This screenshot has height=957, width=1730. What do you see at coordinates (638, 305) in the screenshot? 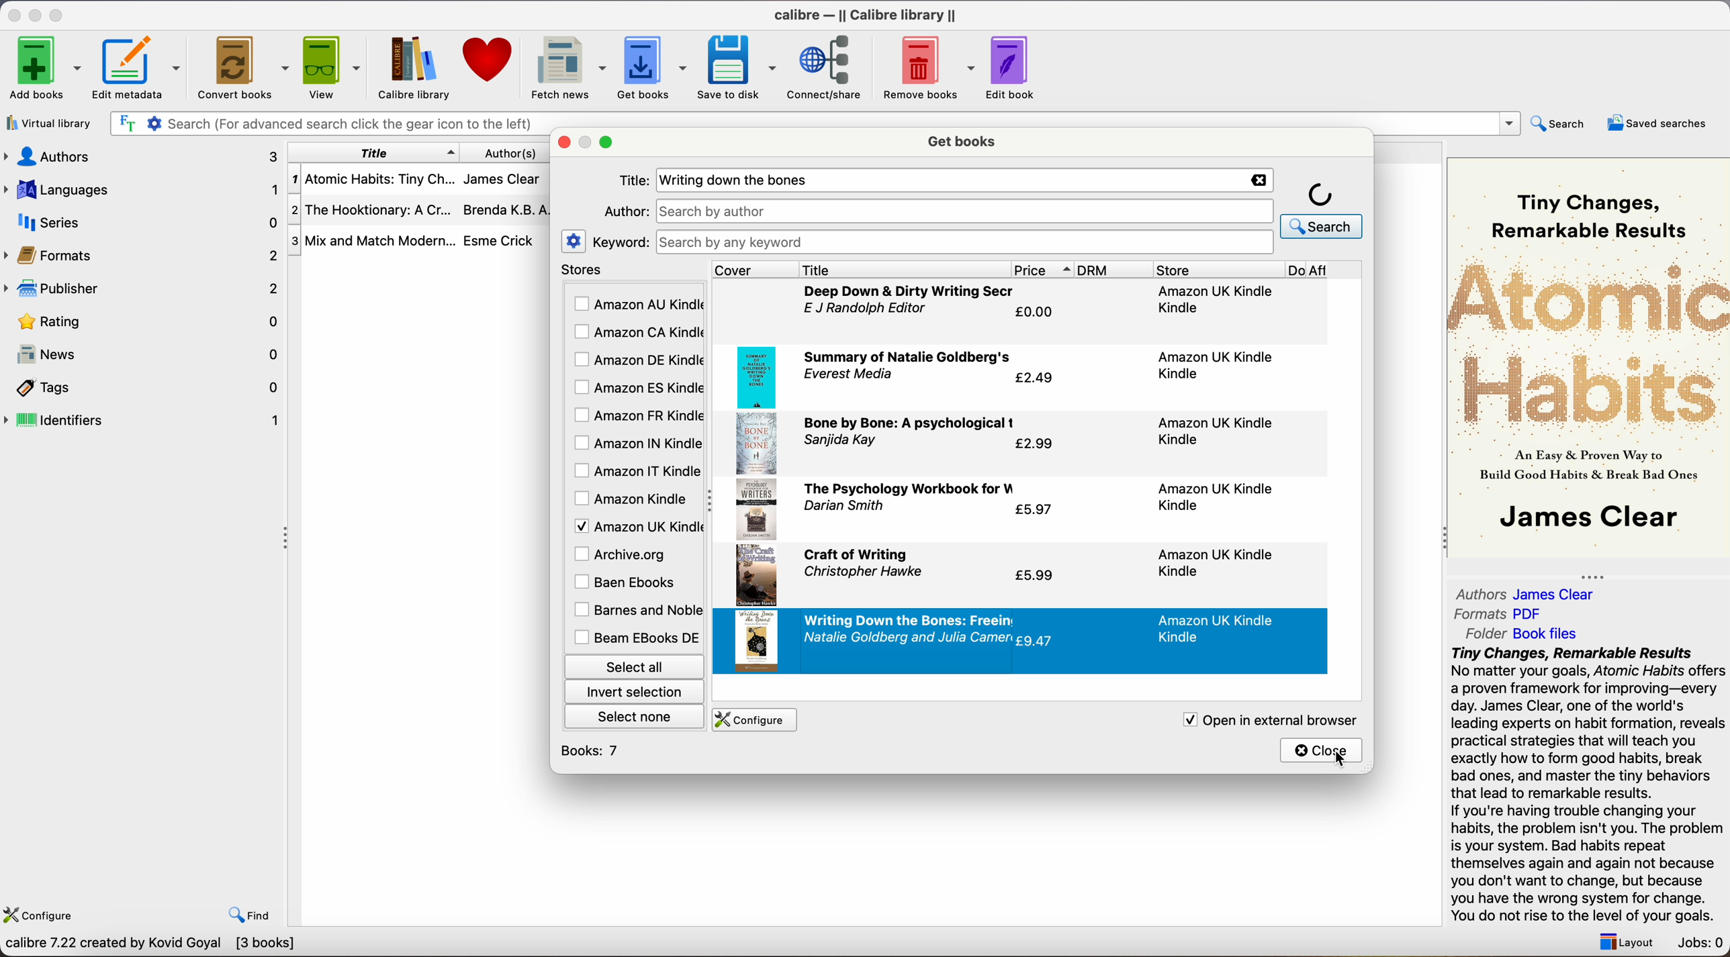
I see `amazon AU Kindle` at bounding box center [638, 305].